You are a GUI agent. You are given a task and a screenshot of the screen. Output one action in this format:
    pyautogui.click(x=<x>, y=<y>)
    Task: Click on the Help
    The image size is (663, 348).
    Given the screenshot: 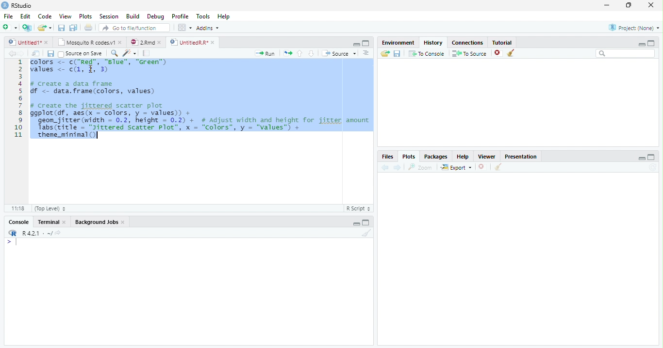 What is the action you would take?
    pyautogui.click(x=224, y=16)
    